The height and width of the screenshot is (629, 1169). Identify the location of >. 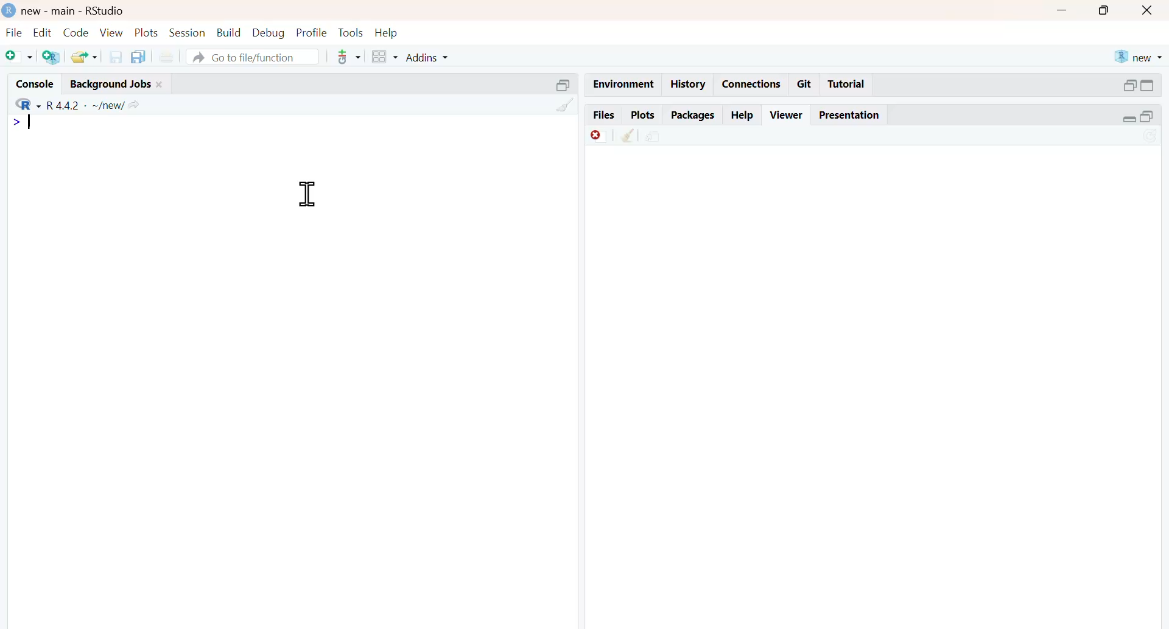
(17, 123).